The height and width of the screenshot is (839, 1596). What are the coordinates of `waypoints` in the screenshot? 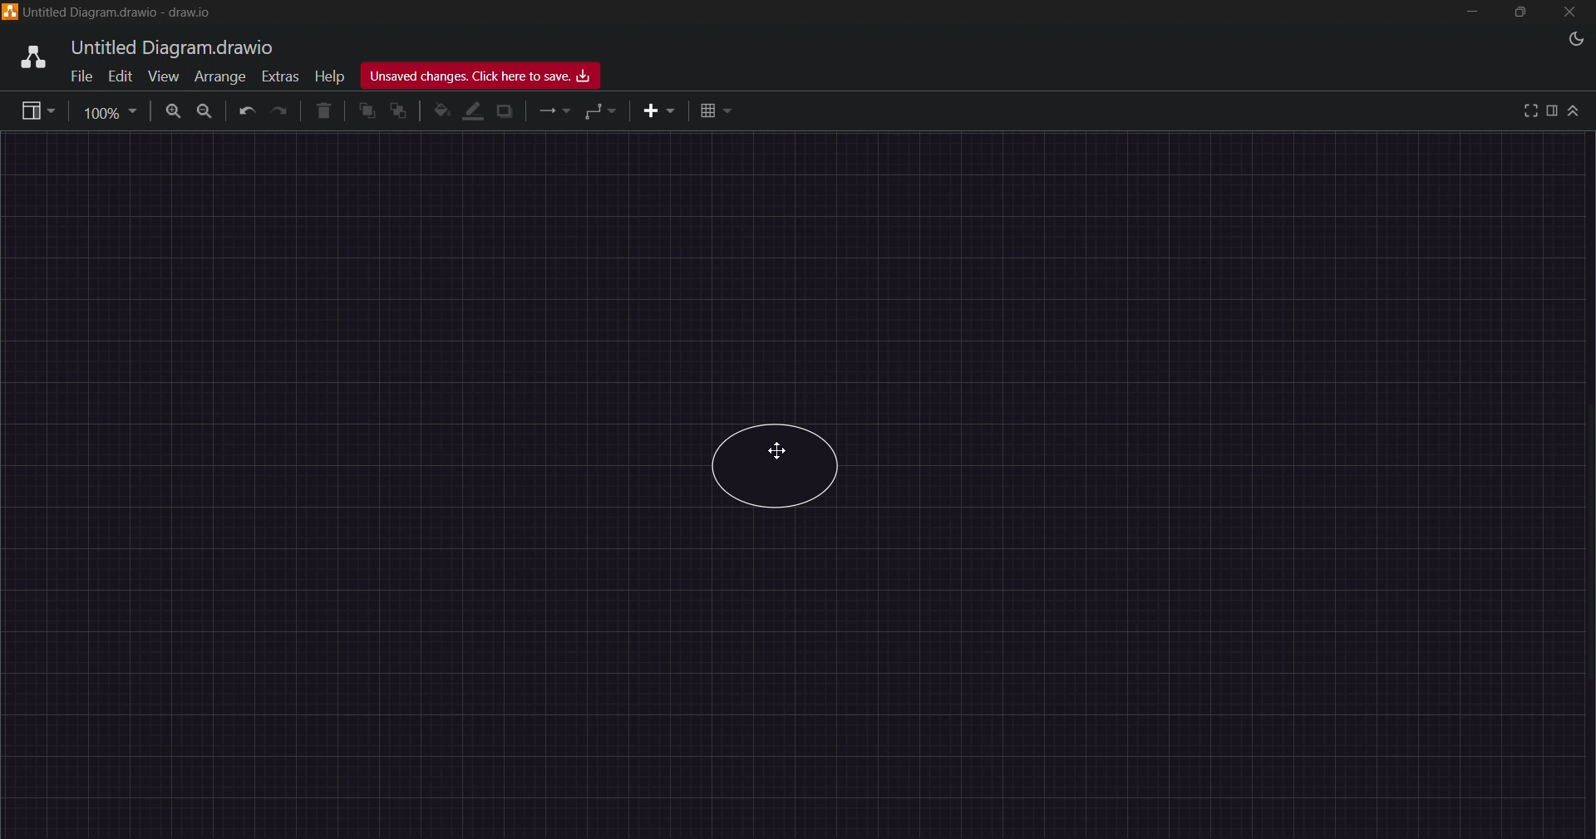 It's located at (598, 113).